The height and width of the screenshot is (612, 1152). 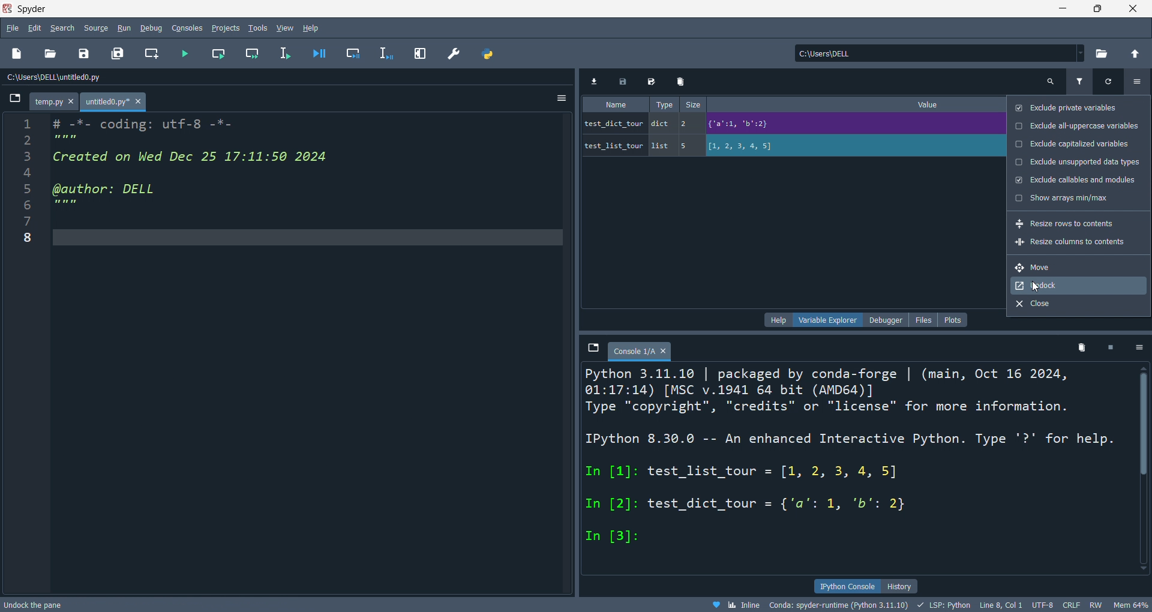 I want to click on run file, so click(x=183, y=52).